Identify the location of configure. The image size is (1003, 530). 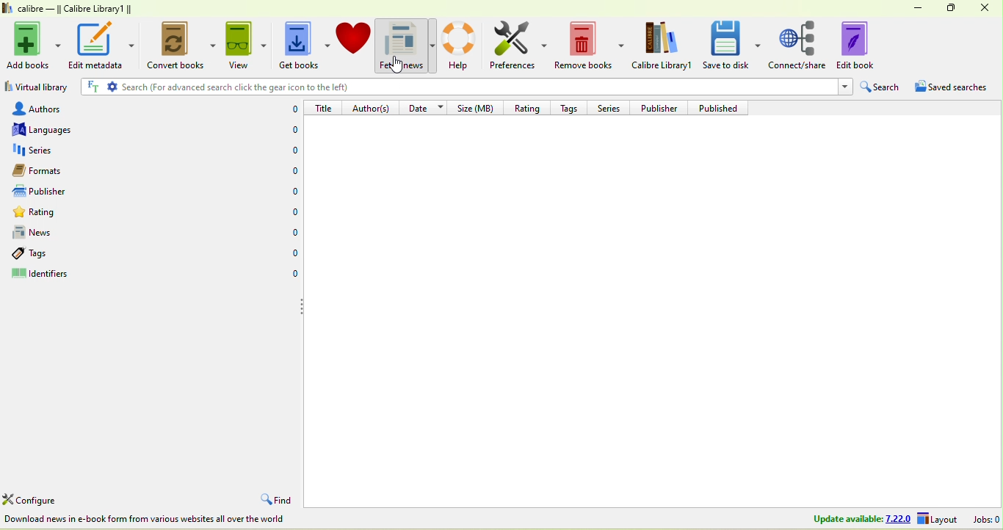
(34, 499).